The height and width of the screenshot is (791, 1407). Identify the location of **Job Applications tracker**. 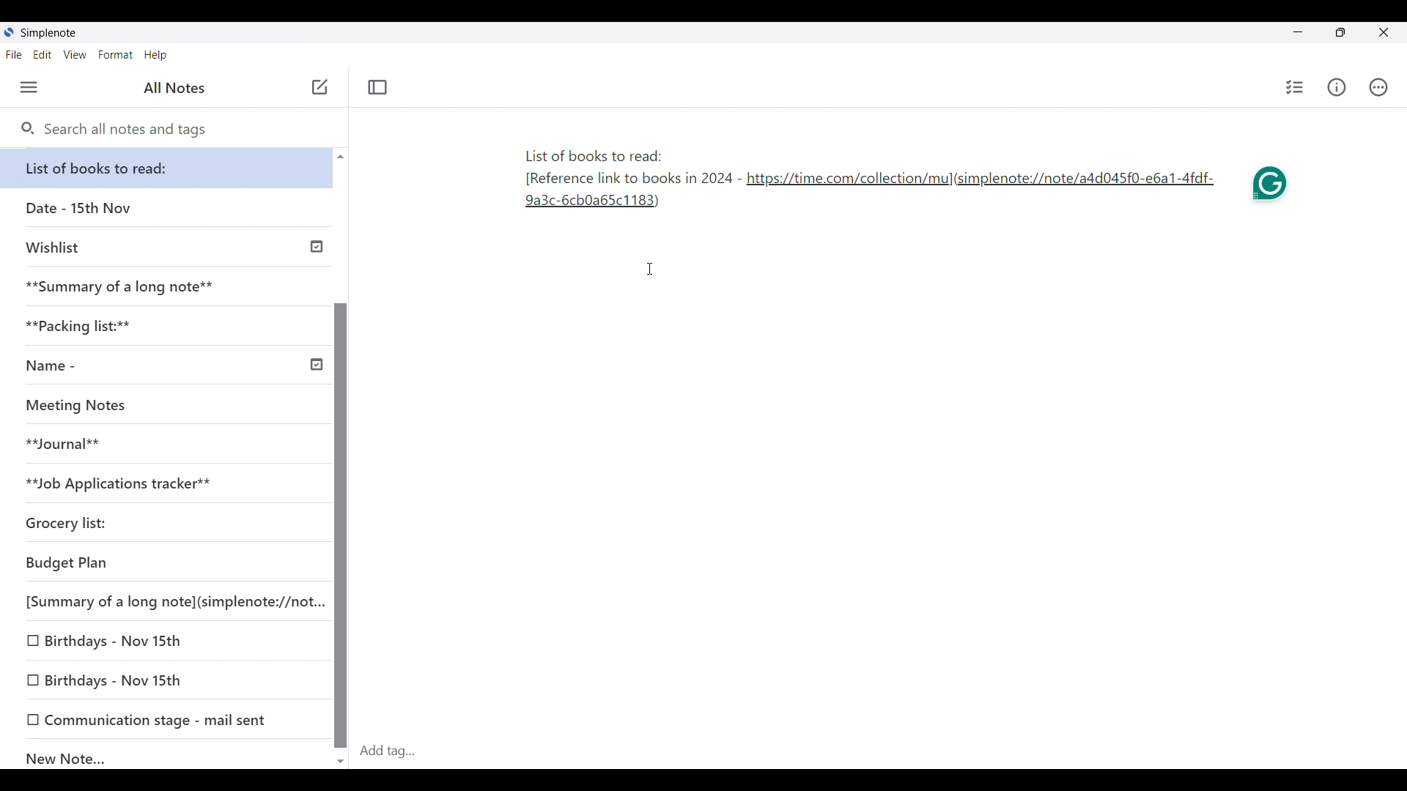
(161, 484).